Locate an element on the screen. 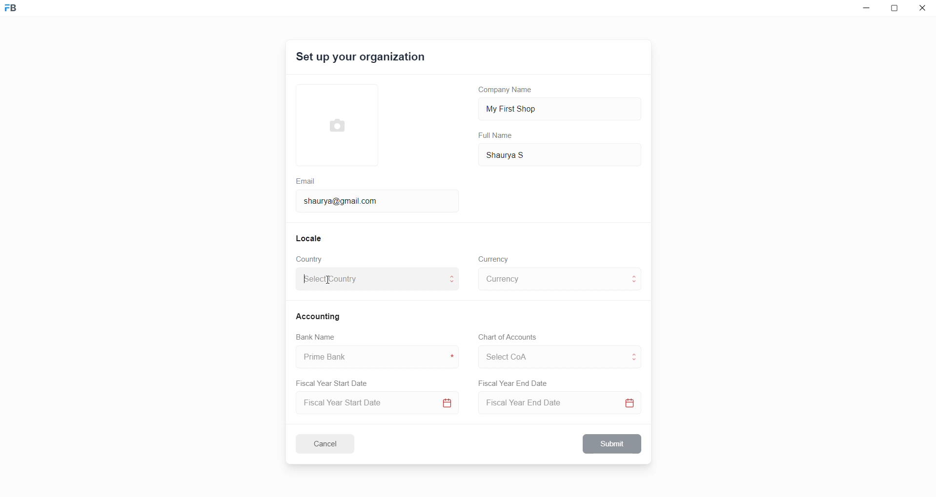  move to above curreny is located at coordinates (636, 275).